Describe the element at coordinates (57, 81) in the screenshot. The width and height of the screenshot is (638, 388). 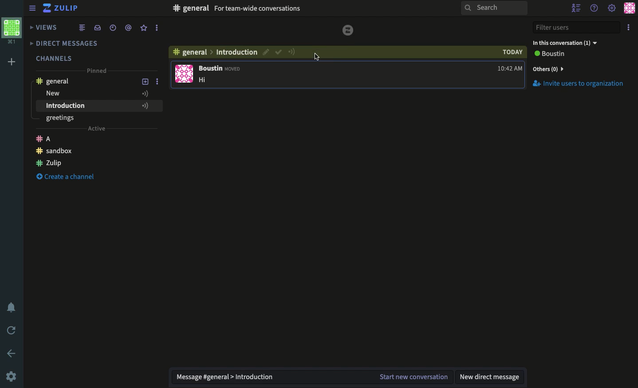
I see `General` at that location.